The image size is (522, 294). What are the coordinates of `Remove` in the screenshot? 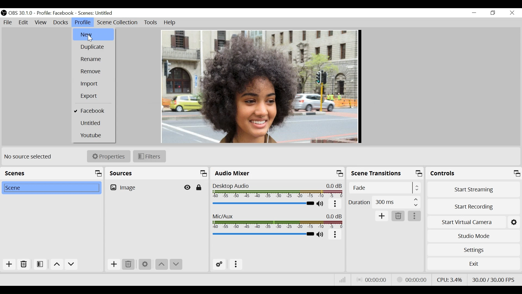 It's located at (94, 72).